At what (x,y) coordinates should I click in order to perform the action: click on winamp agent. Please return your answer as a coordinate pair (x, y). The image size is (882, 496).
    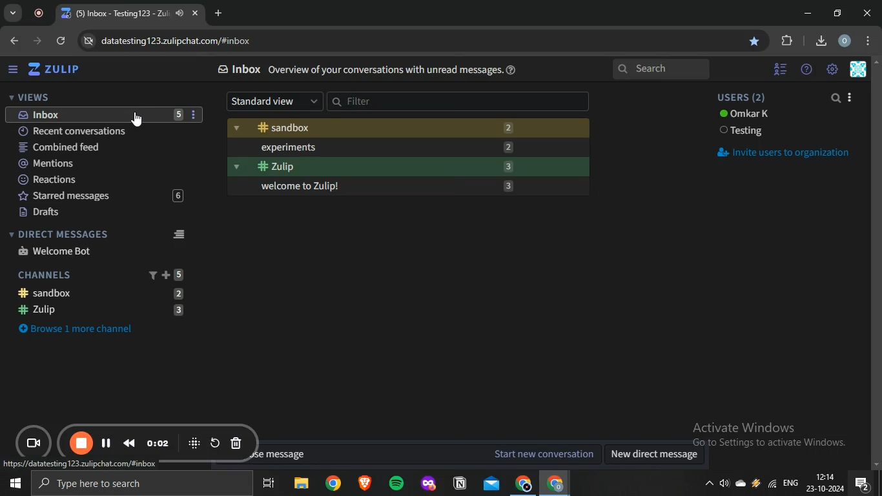
    Looking at the image, I should click on (756, 486).